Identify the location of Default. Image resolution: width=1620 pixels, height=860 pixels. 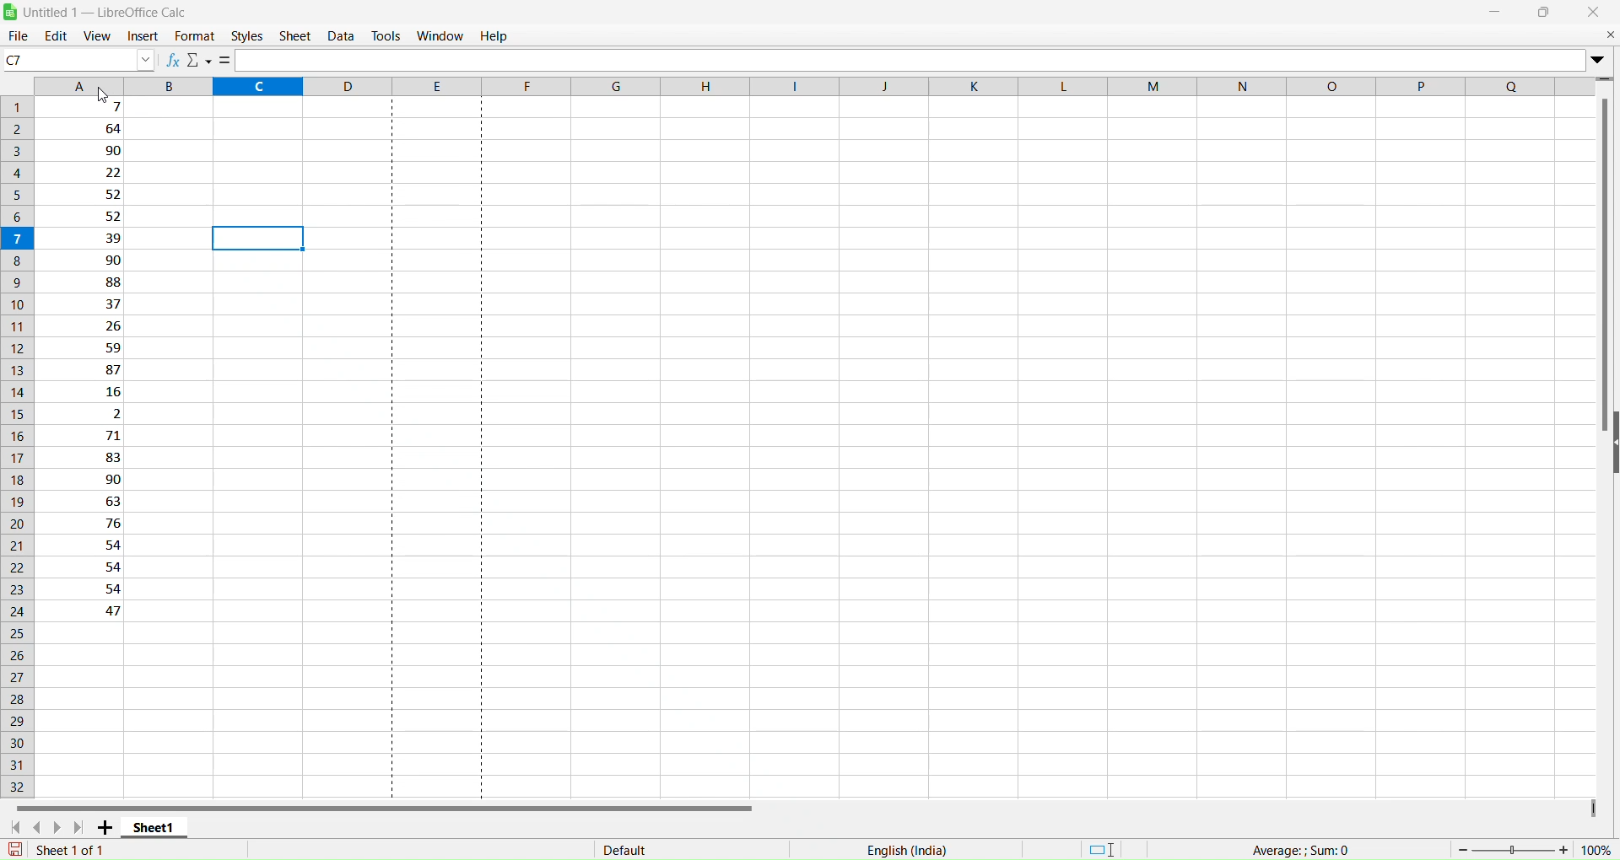
(640, 846).